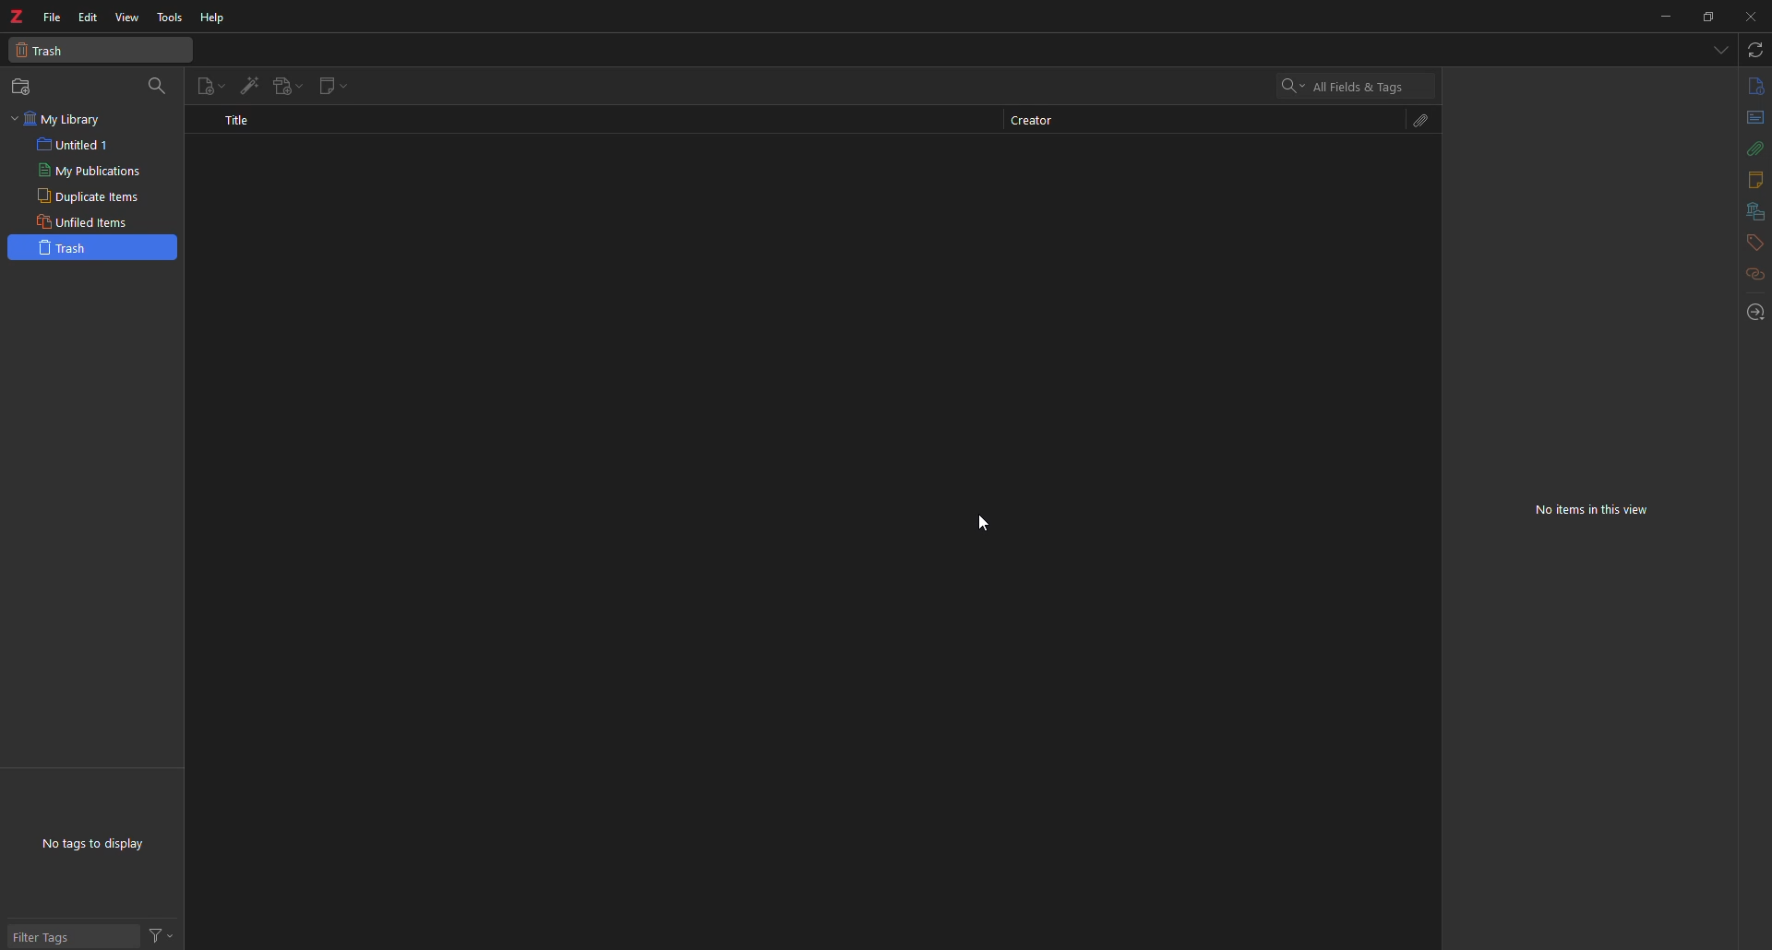  I want to click on close, so click(1752, 18).